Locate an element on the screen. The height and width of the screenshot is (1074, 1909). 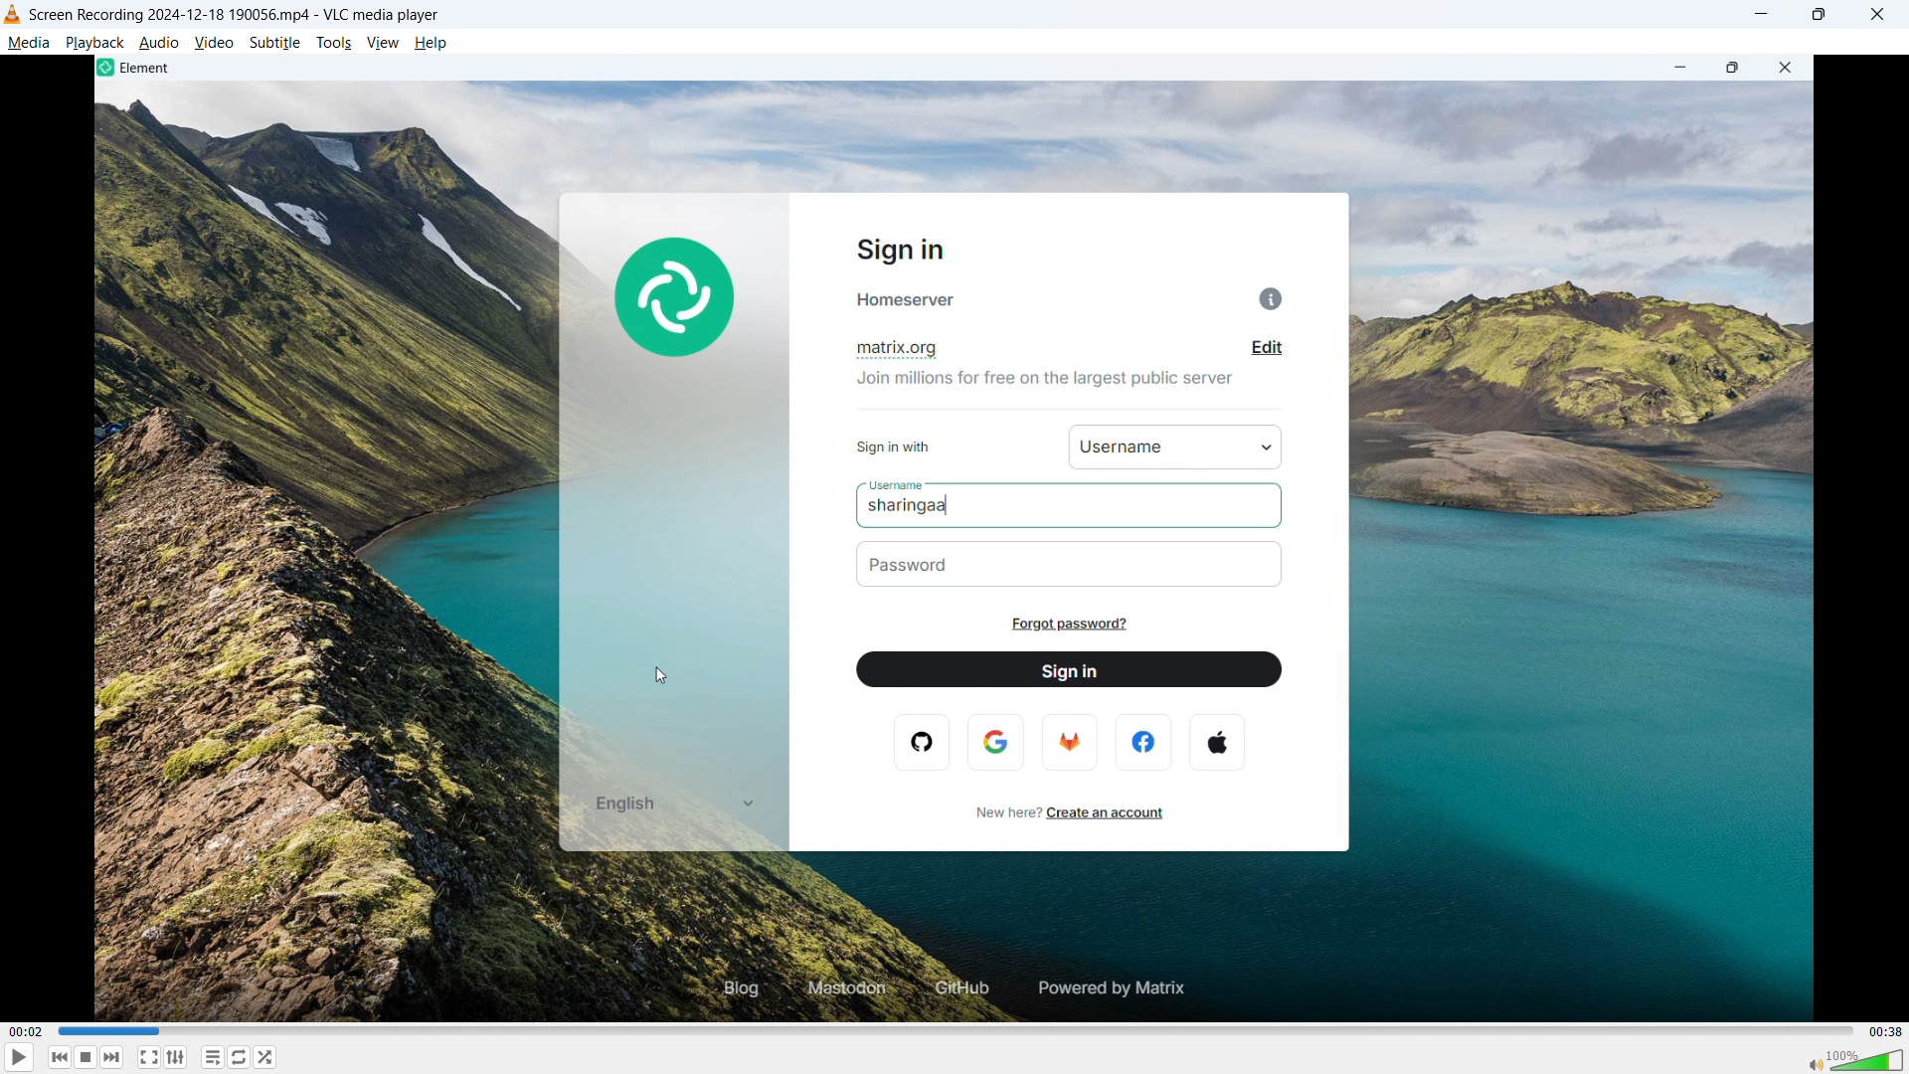
help  is located at coordinates (432, 44).